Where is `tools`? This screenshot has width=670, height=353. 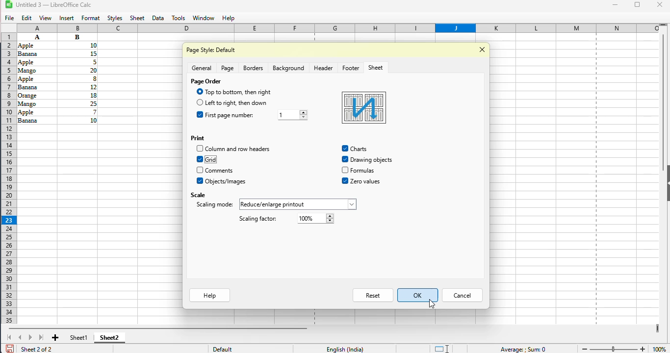
tools is located at coordinates (178, 18).